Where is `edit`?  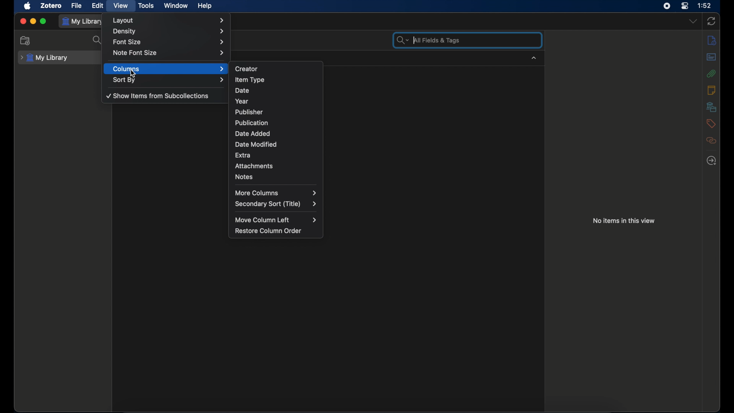 edit is located at coordinates (99, 6).